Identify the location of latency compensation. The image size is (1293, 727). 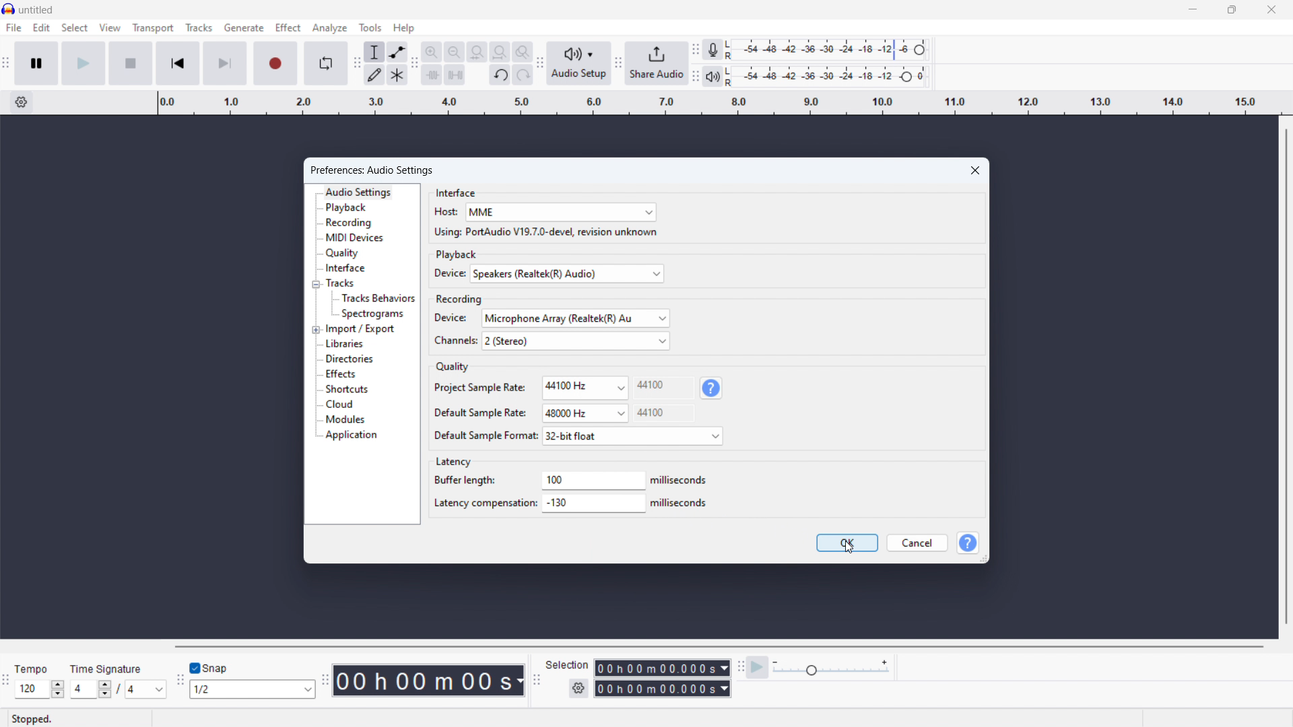
(595, 504).